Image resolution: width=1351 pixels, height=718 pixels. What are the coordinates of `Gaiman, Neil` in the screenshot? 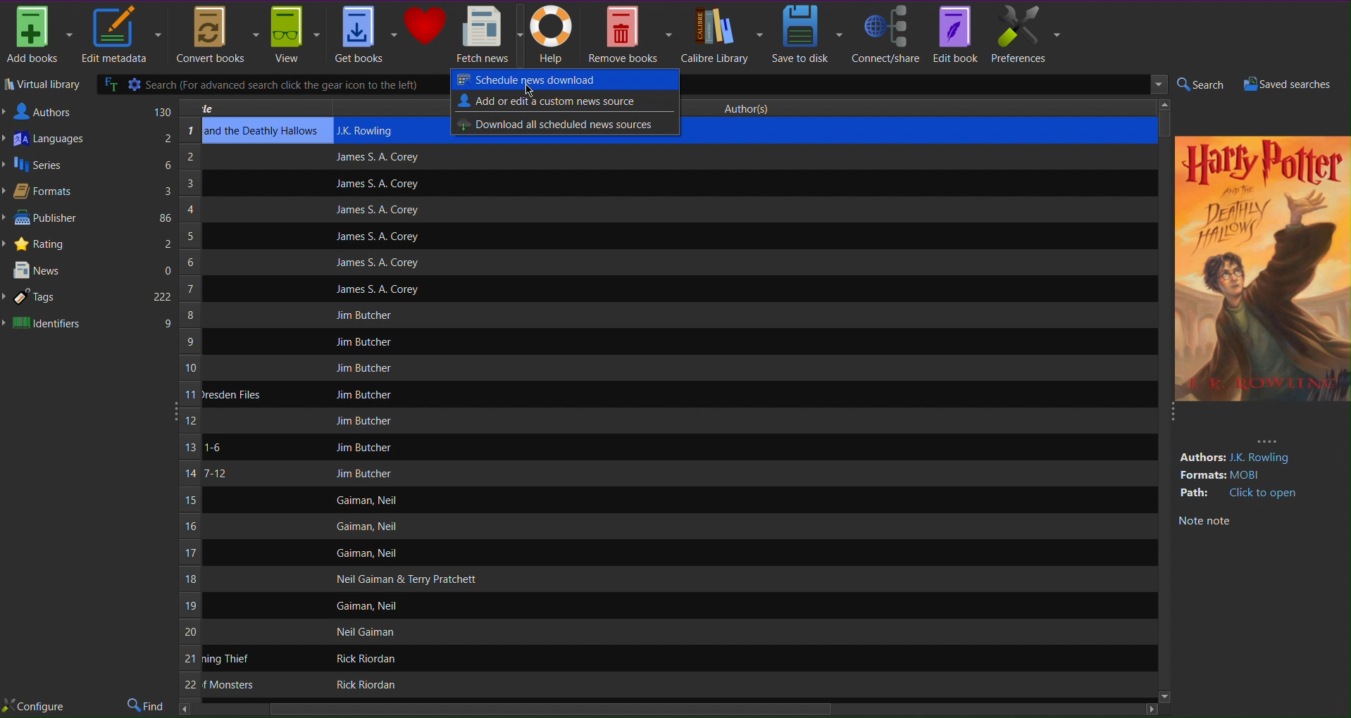 It's located at (364, 527).